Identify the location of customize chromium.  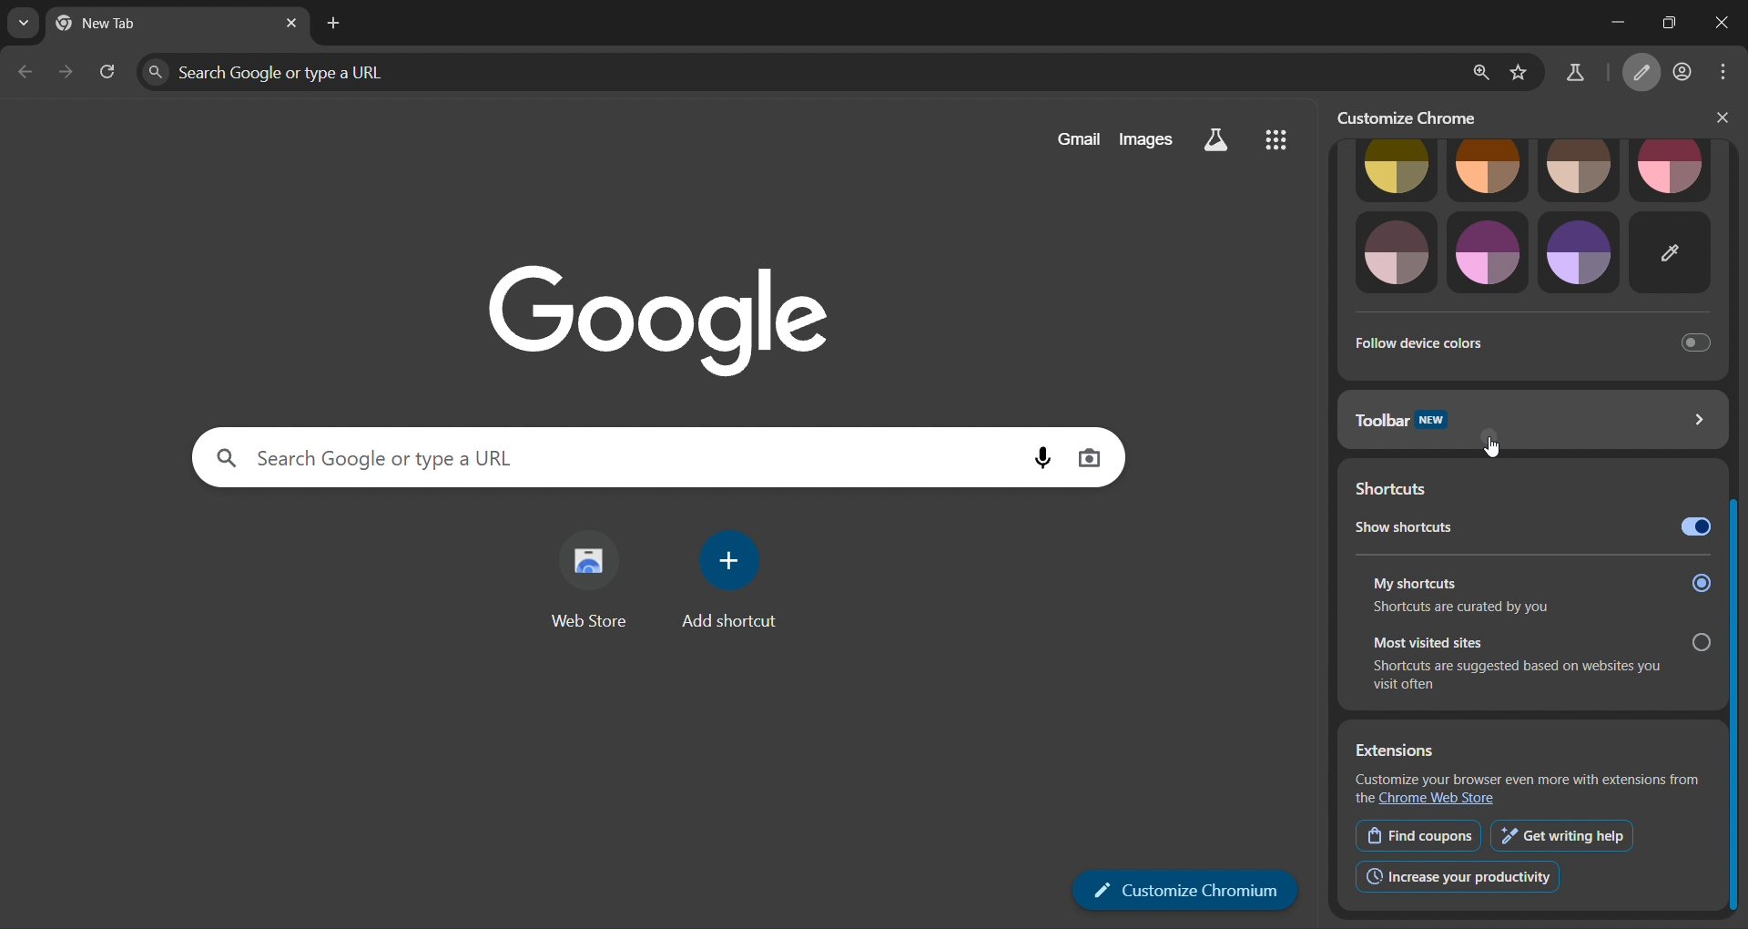
(1186, 890).